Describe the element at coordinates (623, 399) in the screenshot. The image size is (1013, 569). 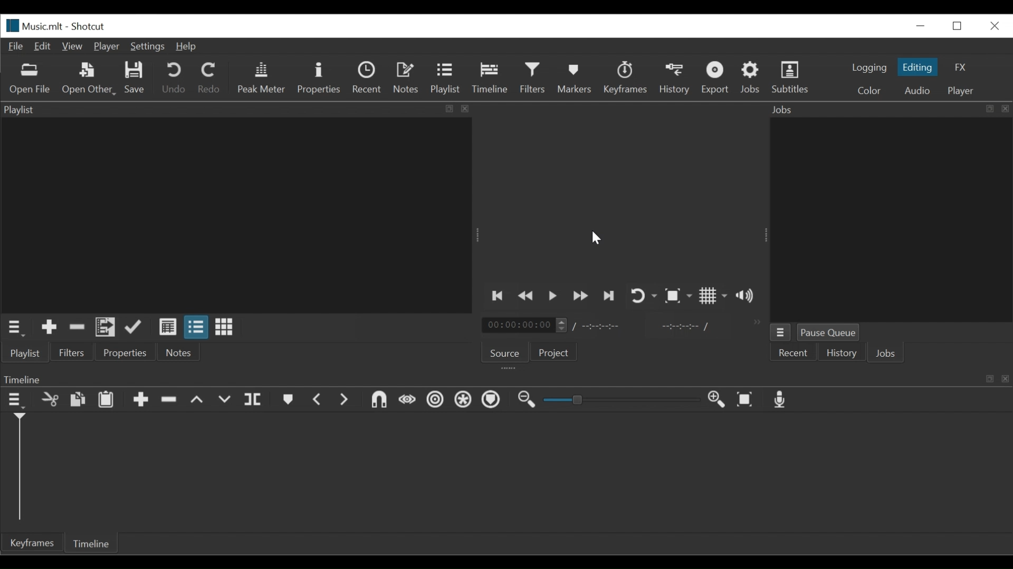
I see `Slider` at that location.